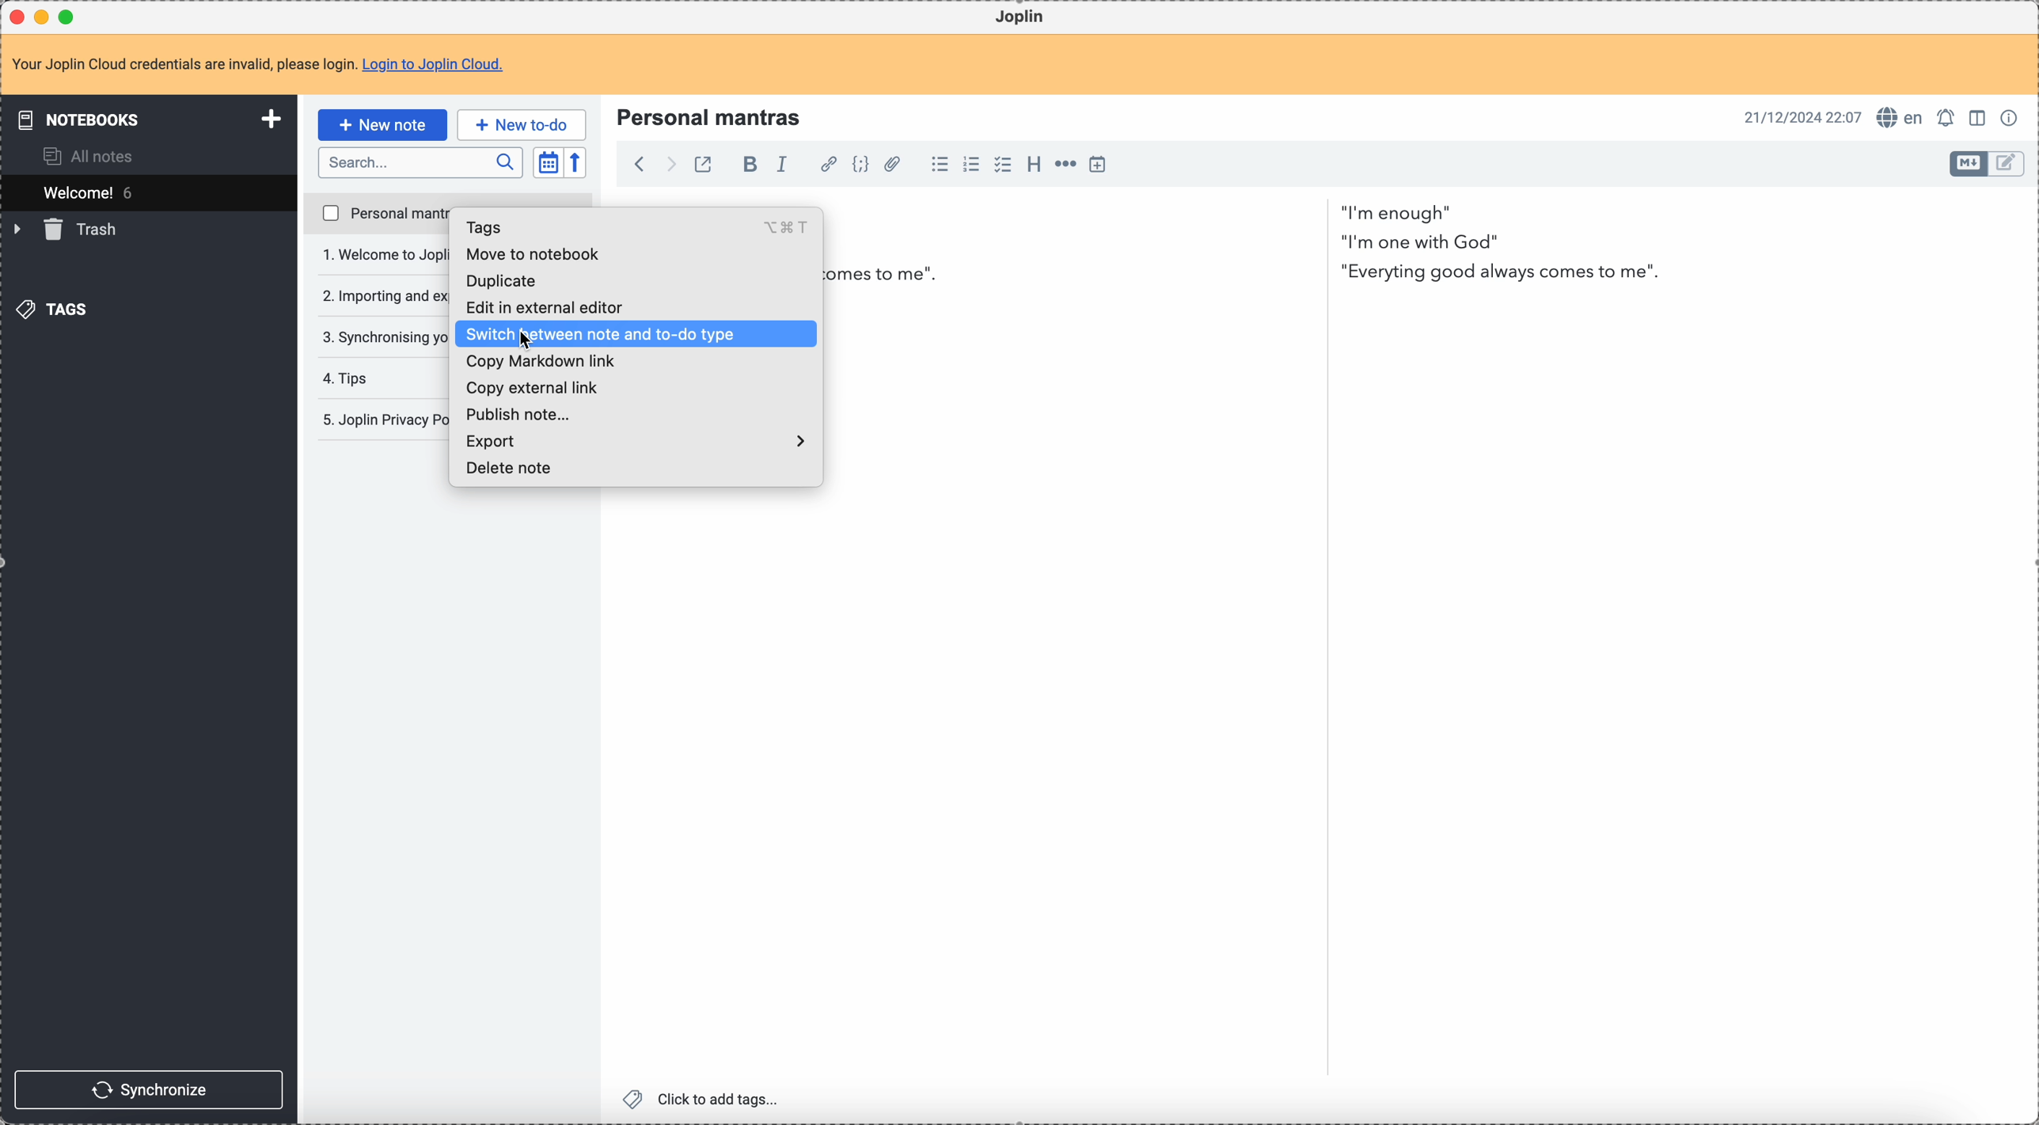  What do you see at coordinates (898, 165) in the screenshot?
I see `attach file` at bounding box center [898, 165].